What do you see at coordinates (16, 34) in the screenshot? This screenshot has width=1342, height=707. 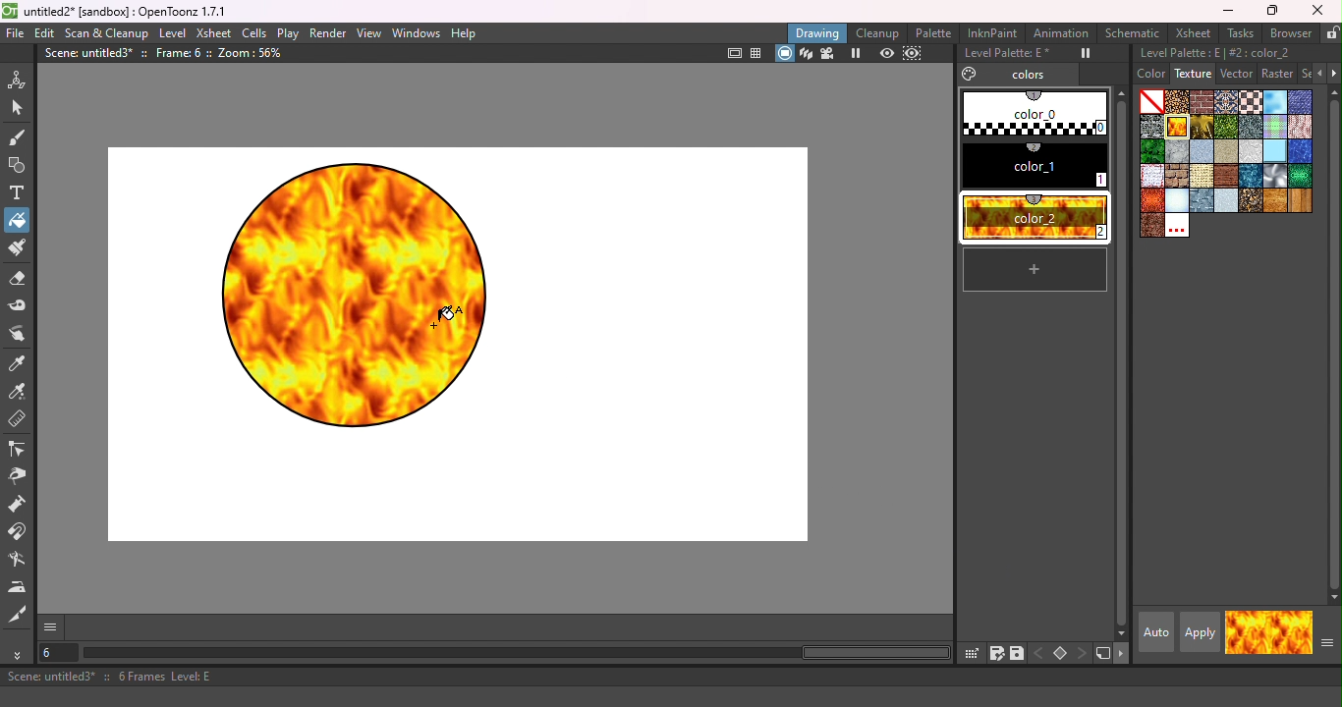 I see `File` at bounding box center [16, 34].